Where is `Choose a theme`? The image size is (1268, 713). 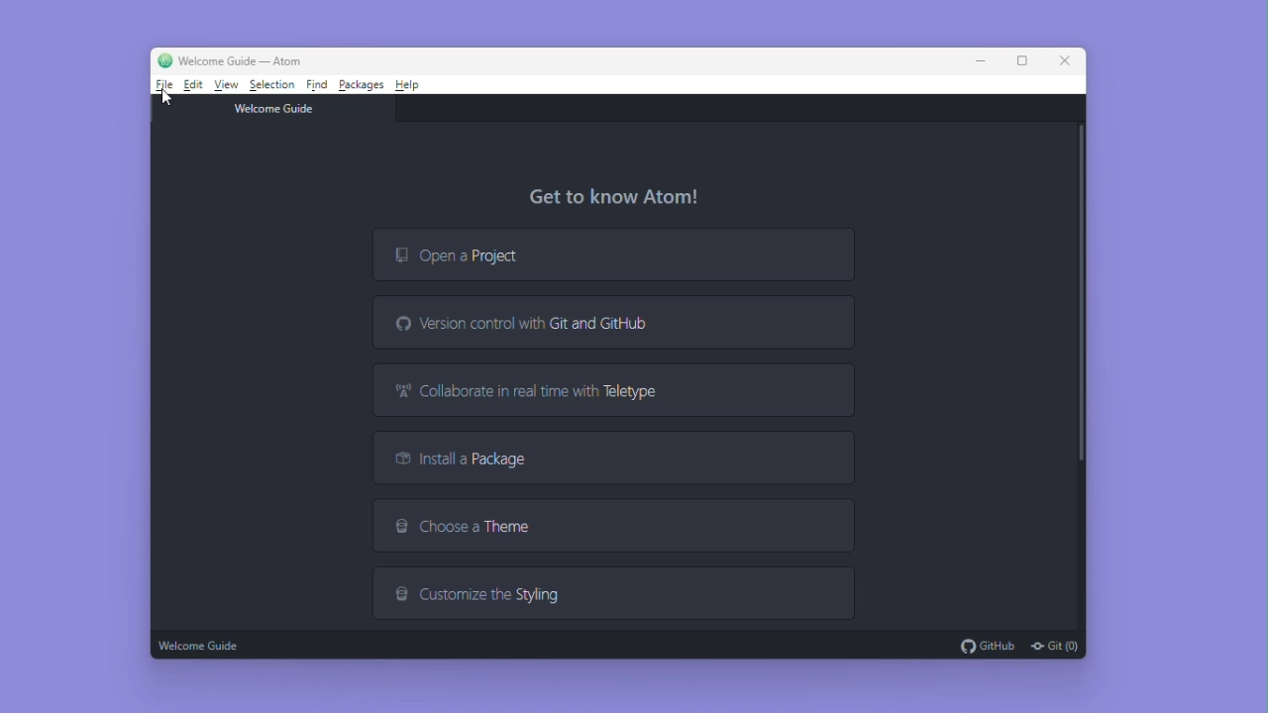
Choose a theme is located at coordinates (612, 527).